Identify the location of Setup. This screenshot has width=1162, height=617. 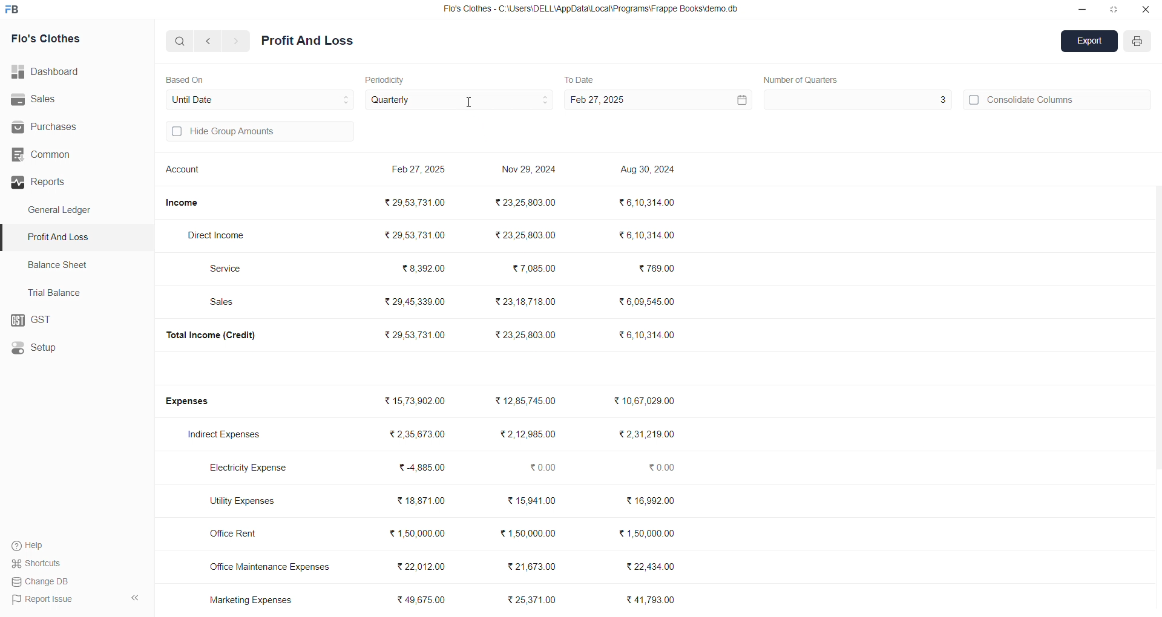
(70, 348).